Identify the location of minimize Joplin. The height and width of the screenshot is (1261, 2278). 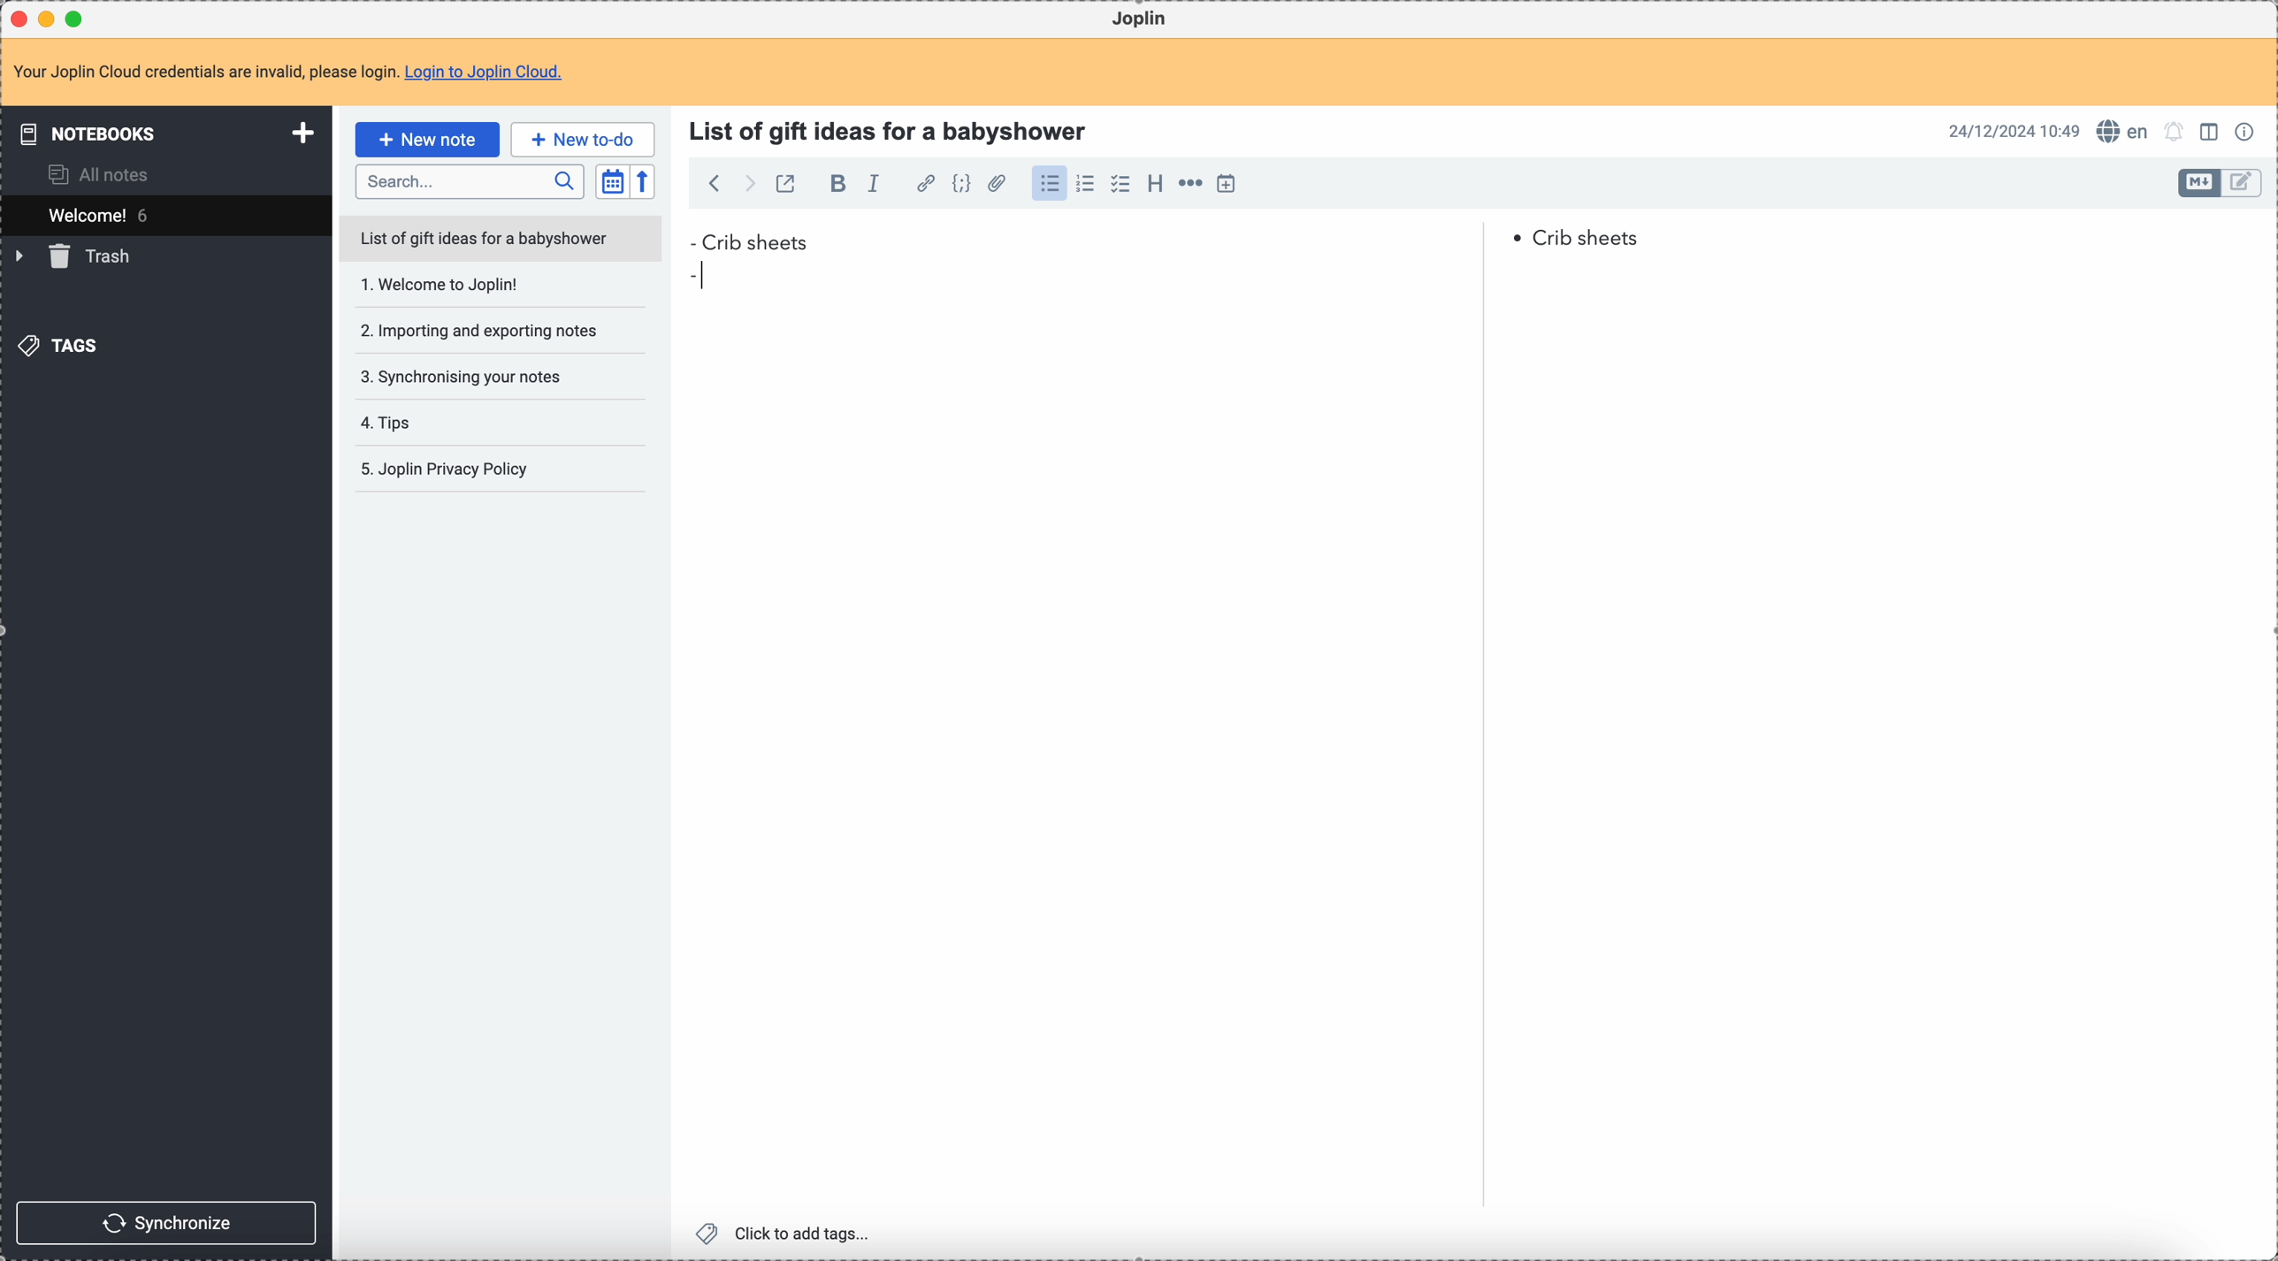
(50, 19).